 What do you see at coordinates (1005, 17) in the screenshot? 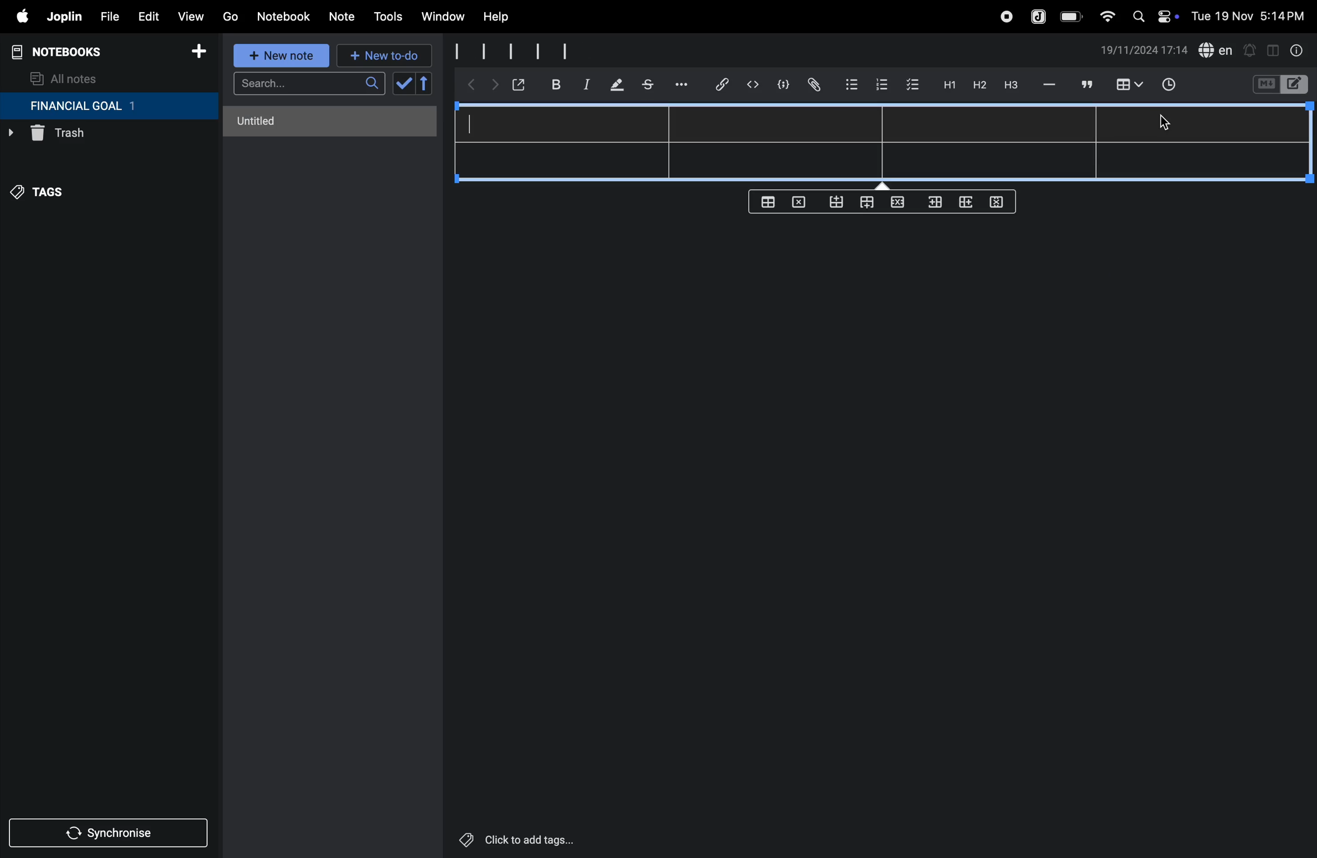
I see `record` at bounding box center [1005, 17].